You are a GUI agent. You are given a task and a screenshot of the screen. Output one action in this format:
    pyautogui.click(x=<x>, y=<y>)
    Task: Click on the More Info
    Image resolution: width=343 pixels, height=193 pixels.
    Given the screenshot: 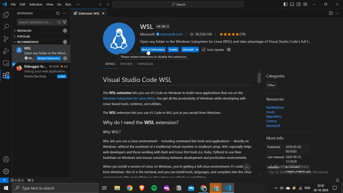 What is the action you would take?
    pyautogui.click(x=275, y=139)
    